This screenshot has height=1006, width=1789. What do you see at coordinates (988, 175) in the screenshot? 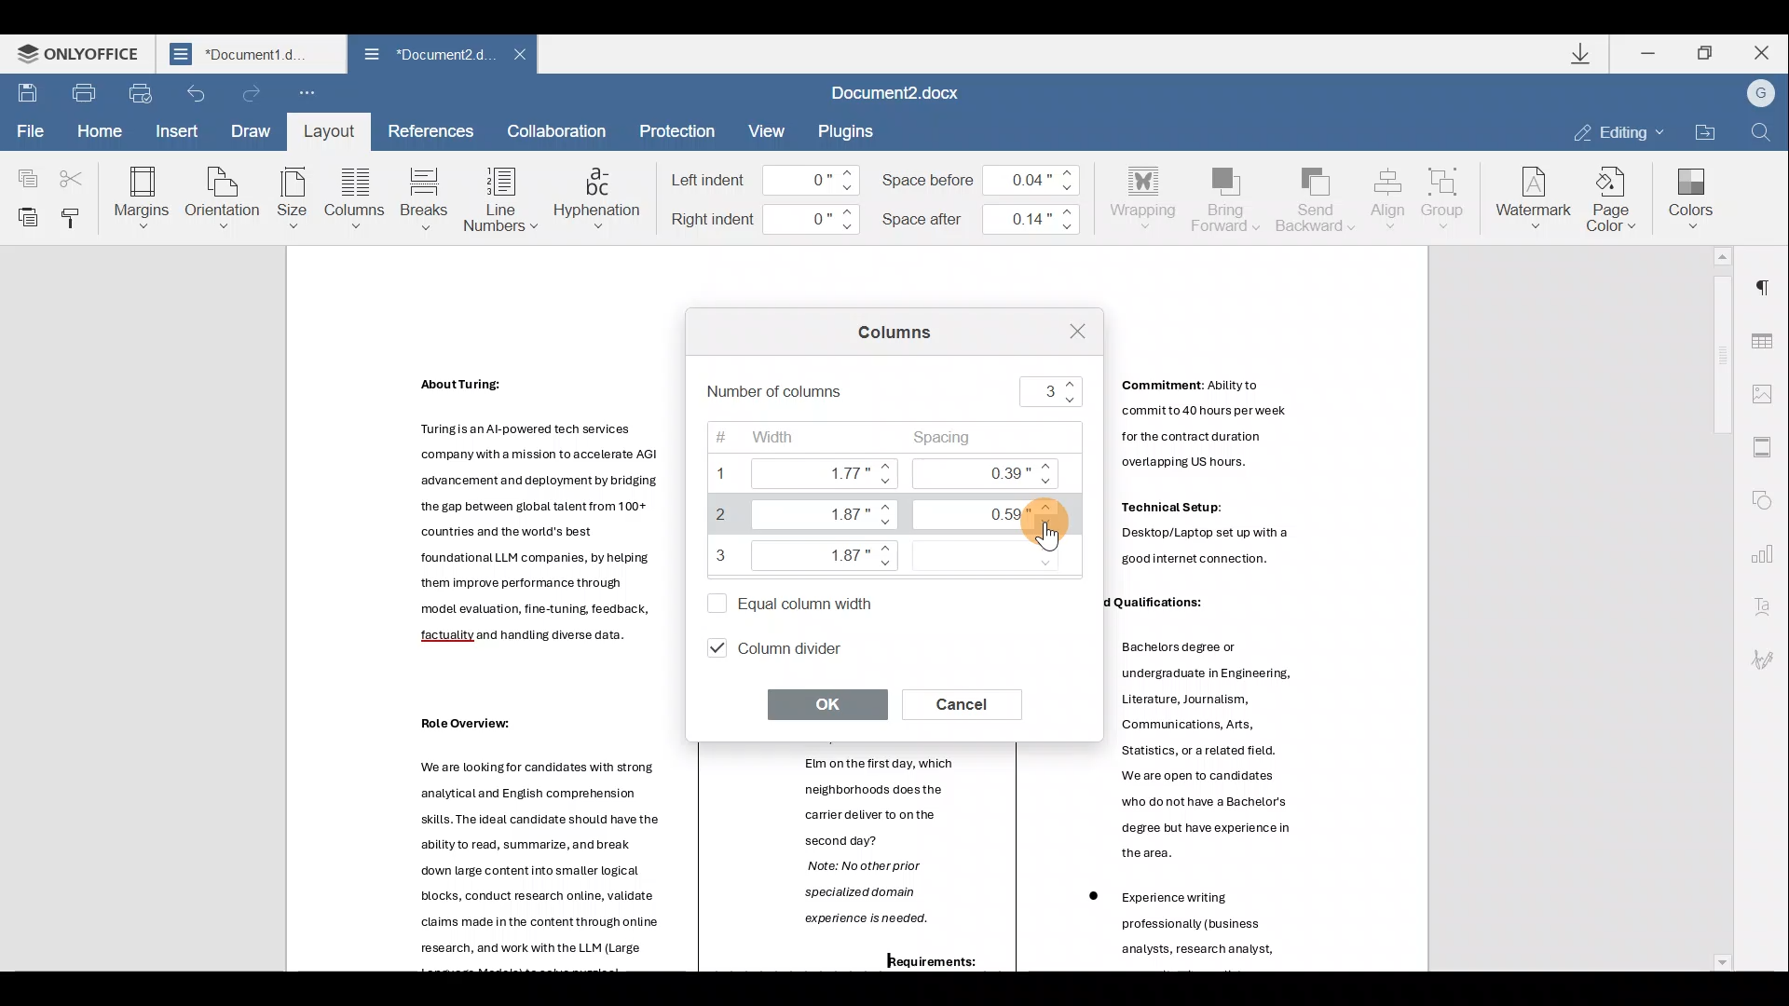
I see `Space before` at bounding box center [988, 175].